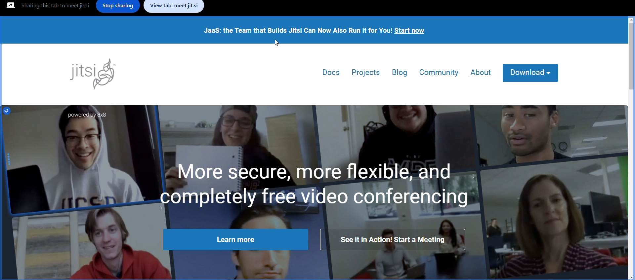 The width and height of the screenshot is (635, 280). I want to click on Redirected Web Page Information, so click(318, 149).